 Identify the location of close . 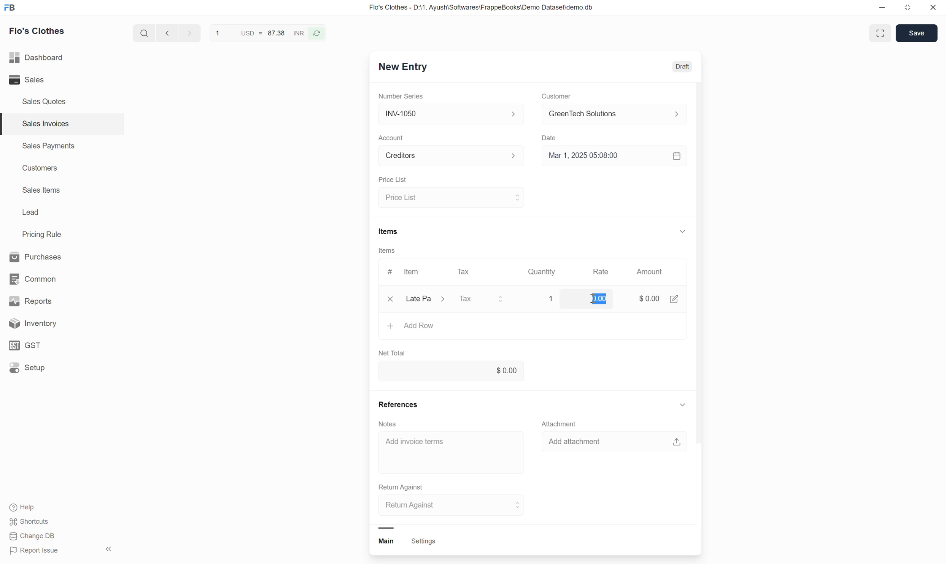
(386, 301).